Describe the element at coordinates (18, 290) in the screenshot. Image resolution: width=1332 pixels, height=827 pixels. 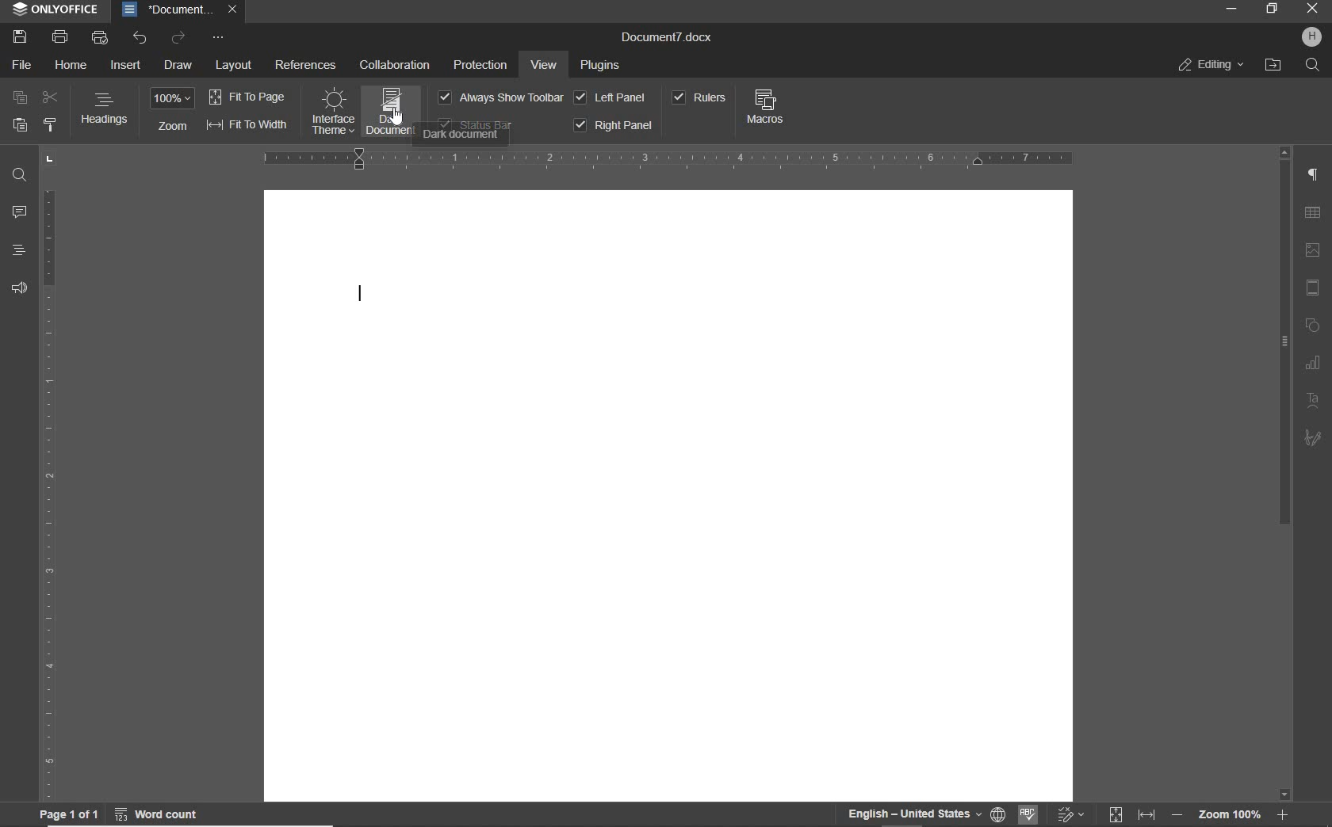
I see `FEEDBACK & SUPPORT` at that location.